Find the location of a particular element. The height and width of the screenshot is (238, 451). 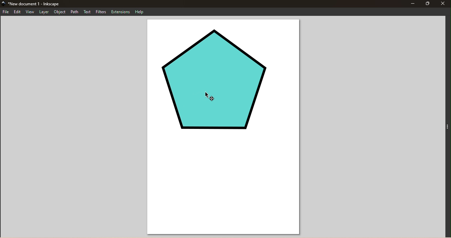

Edit is located at coordinates (17, 12).